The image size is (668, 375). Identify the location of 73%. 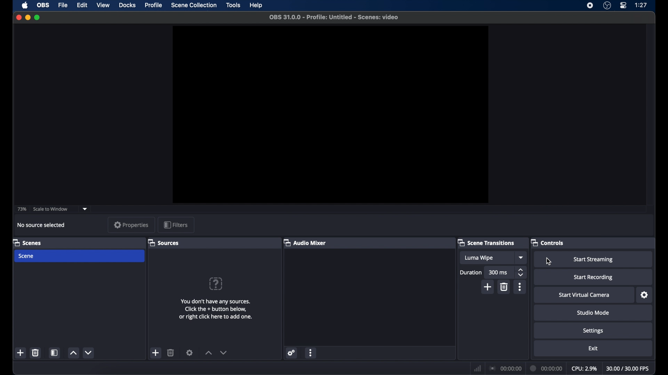
(21, 209).